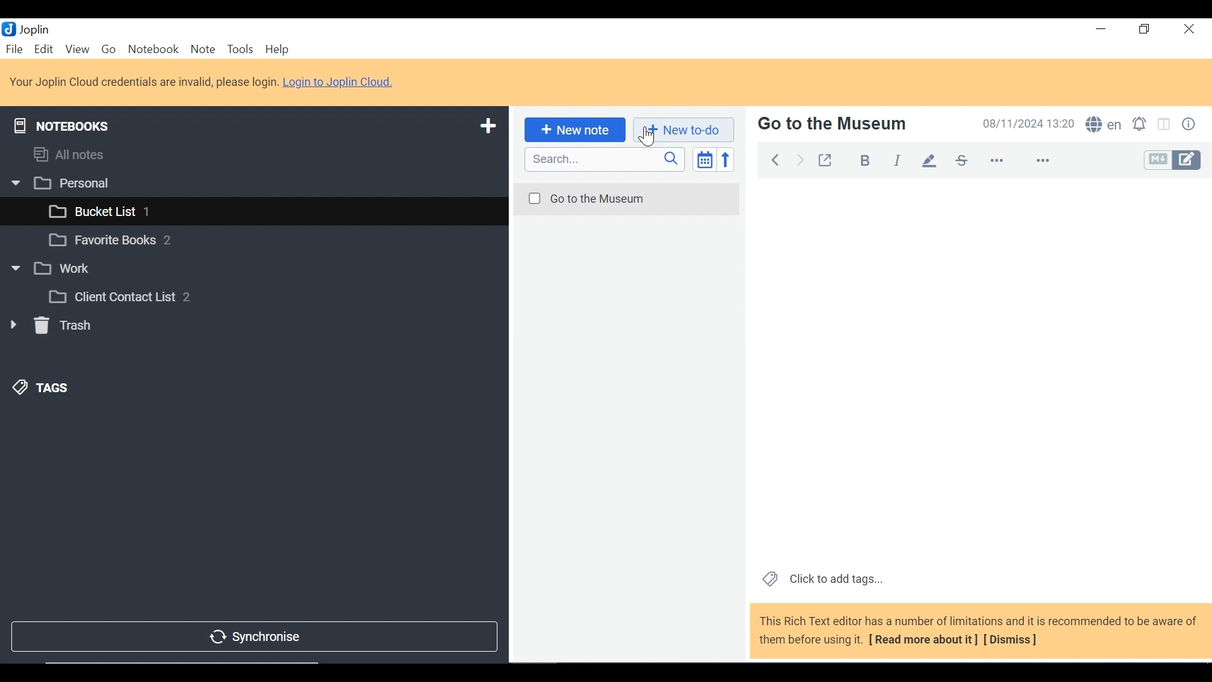 The image size is (1212, 682). What do you see at coordinates (251, 242) in the screenshot?
I see `Notebook` at bounding box center [251, 242].